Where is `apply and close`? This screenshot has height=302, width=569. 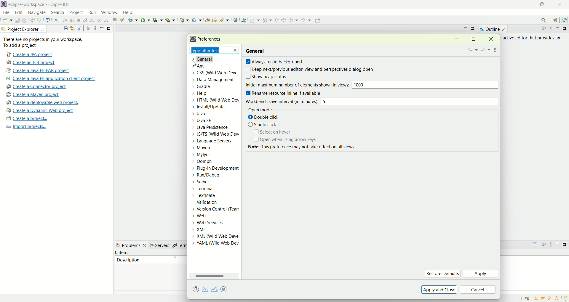
apply and close is located at coordinates (438, 290).